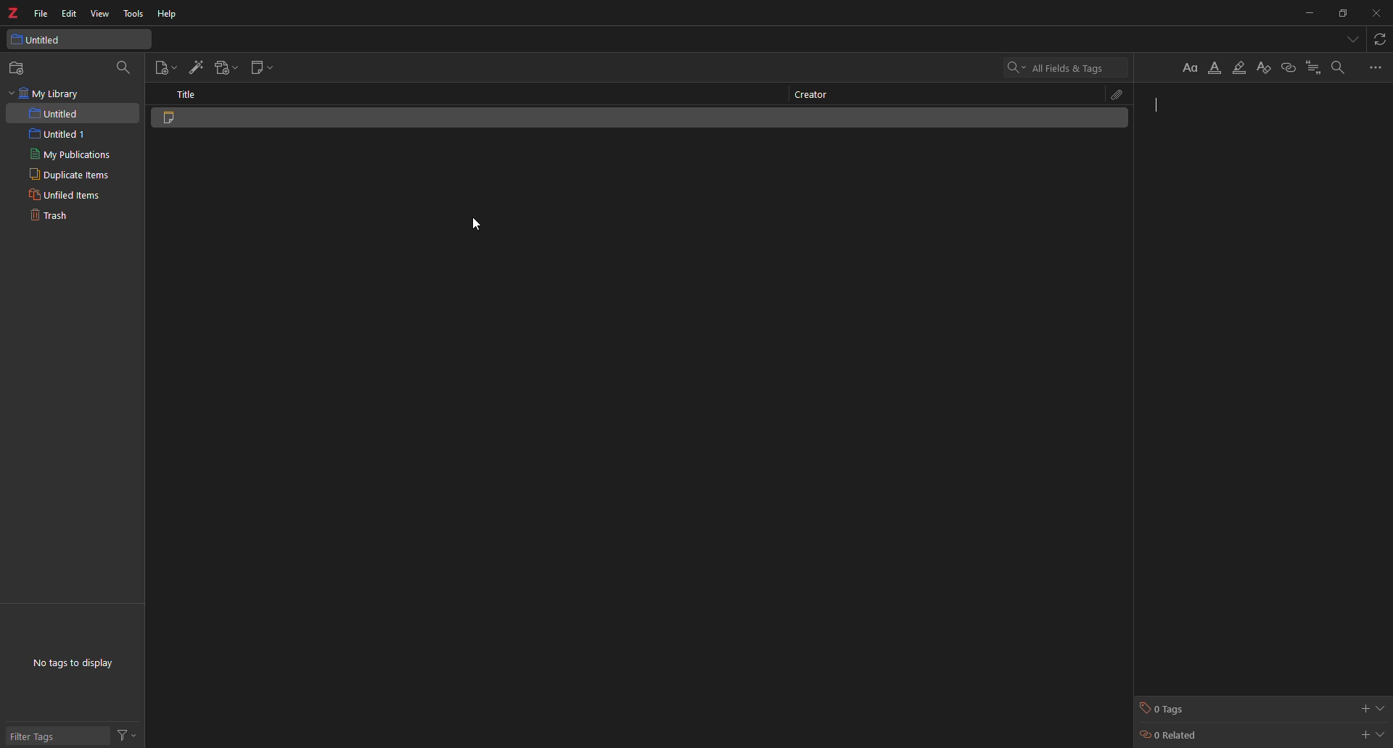  What do you see at coordinates (1342, 12) in the screenshot?
I see `maximize` at bounding box center [1342, 12].